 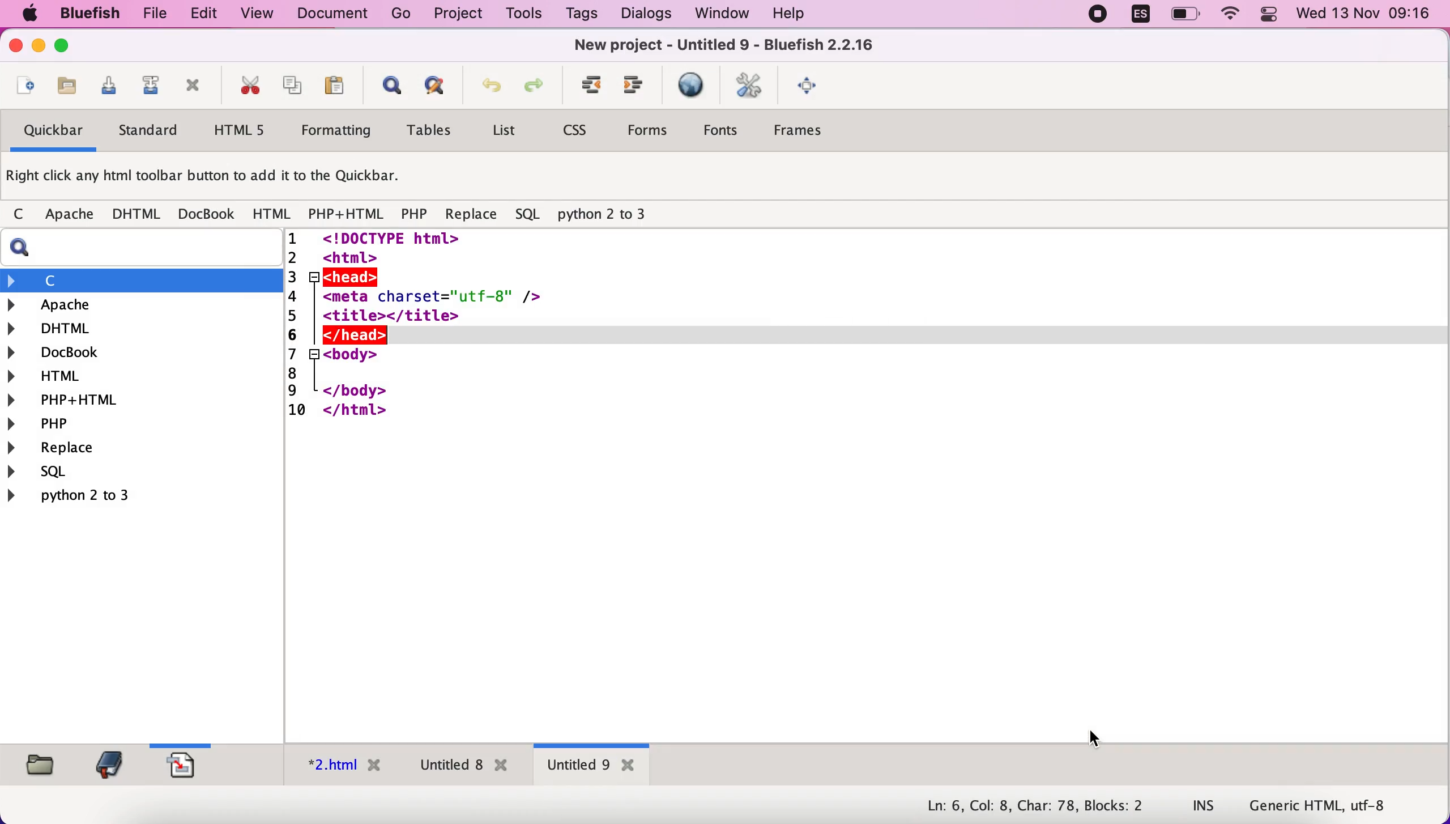 I want to click on HTML CODE Template, so click(x=868, y=487).